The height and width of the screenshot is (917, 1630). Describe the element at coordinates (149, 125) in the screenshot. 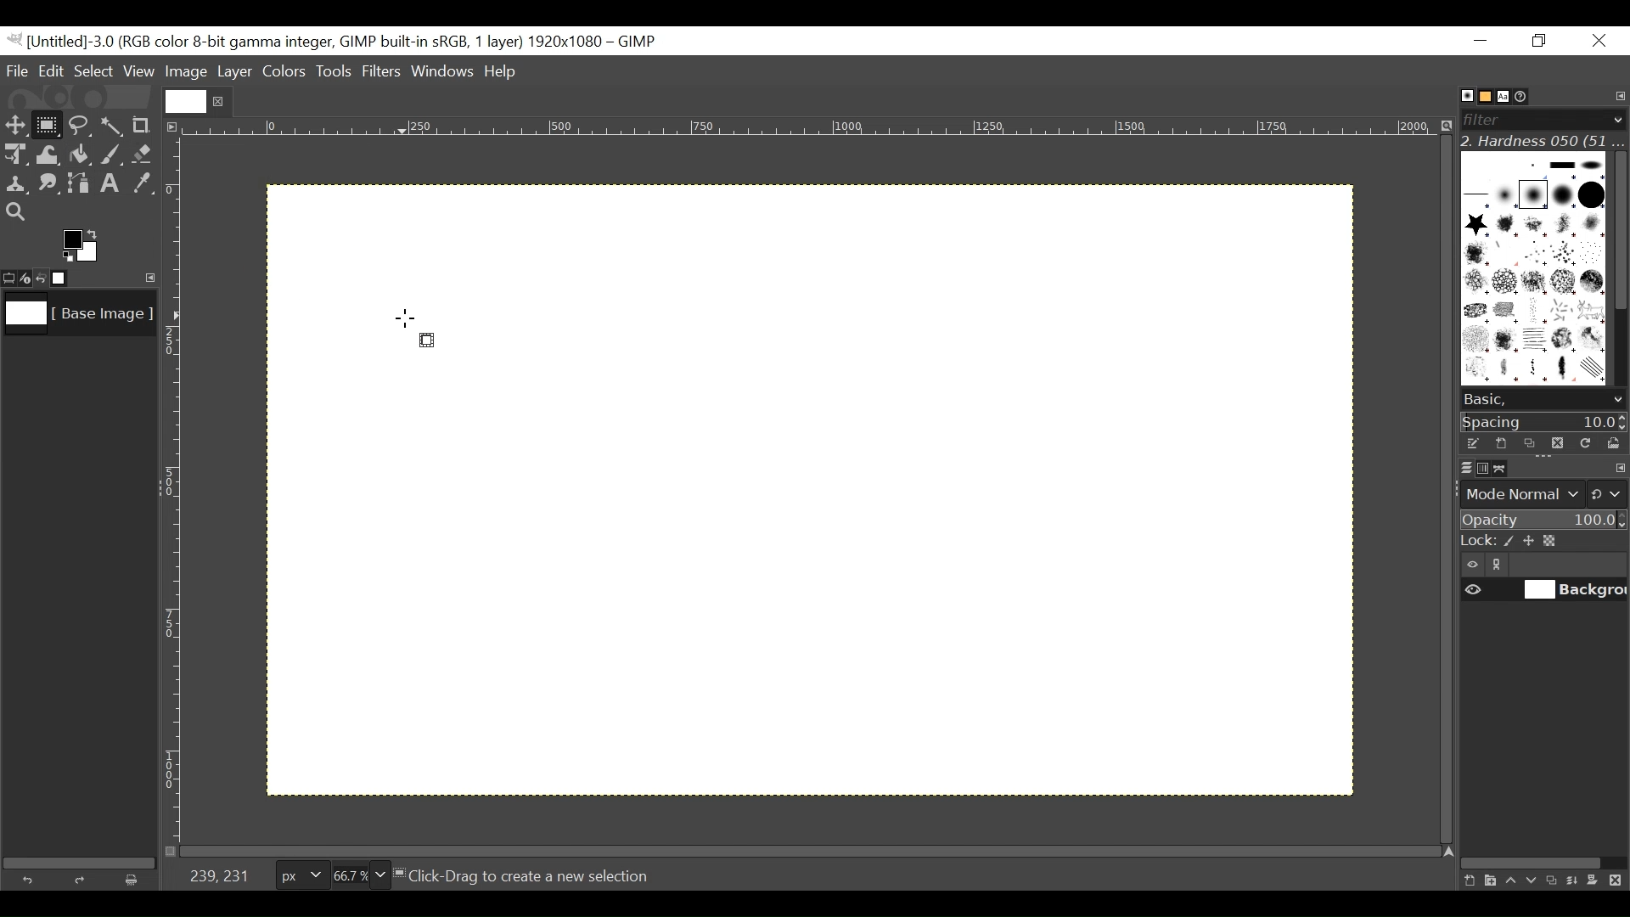

I see `Crop tool` at that location.